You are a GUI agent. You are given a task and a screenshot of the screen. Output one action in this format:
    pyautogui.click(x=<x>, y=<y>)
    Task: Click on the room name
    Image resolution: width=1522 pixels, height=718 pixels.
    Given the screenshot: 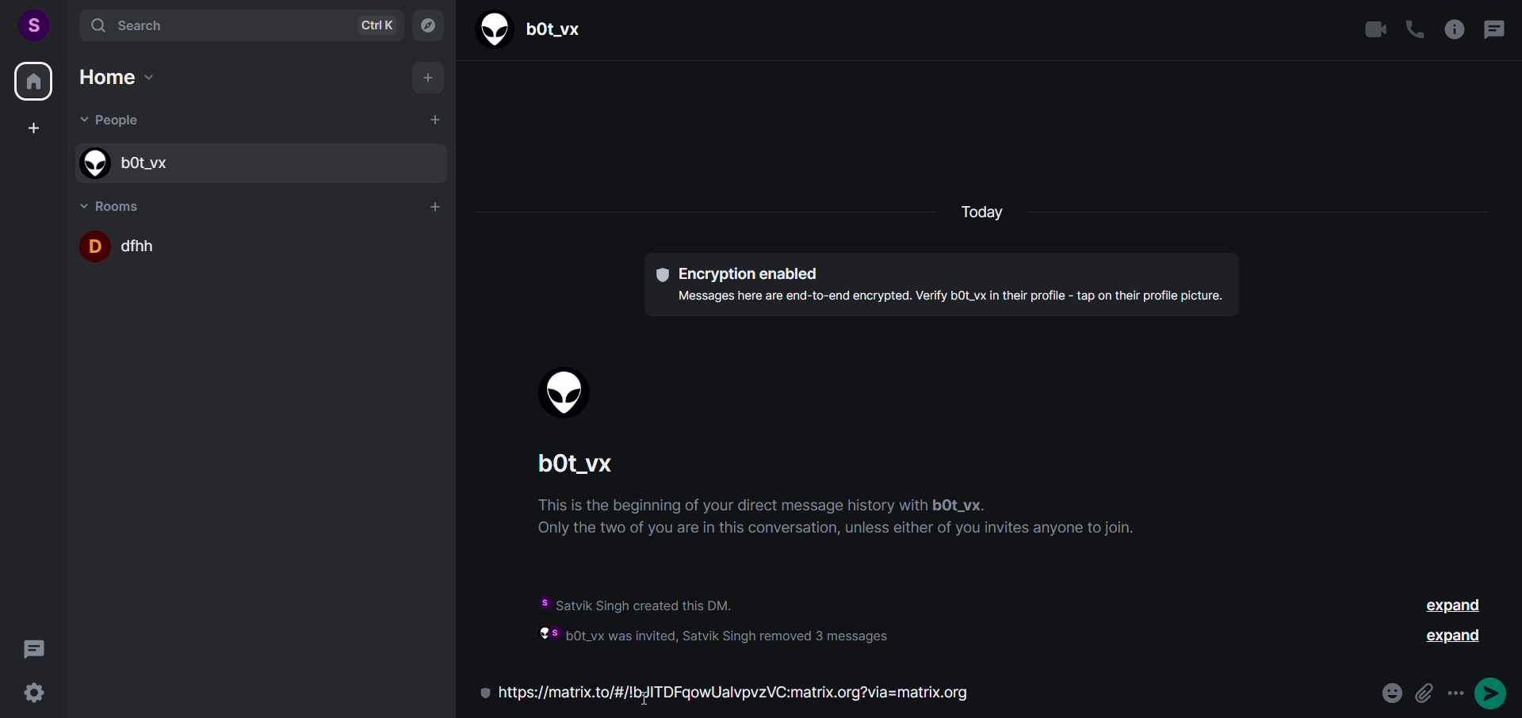 What is the action you would take?
    pyautogui.click(x=262, y=246)
    